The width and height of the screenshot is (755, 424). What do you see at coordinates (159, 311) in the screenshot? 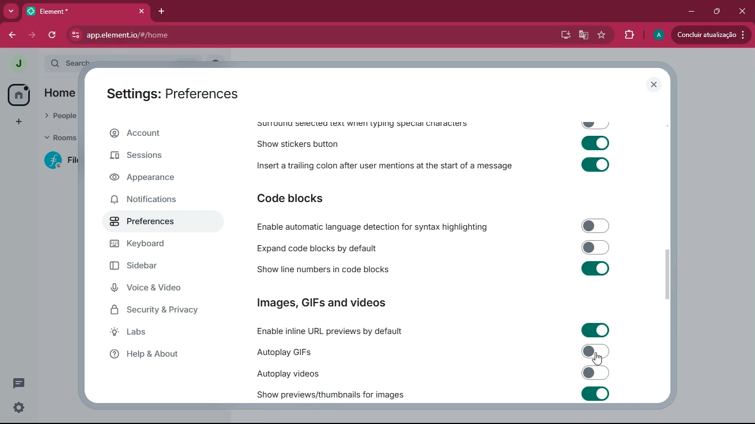
I see `security & Privacy` at bounding box center [159, 311].